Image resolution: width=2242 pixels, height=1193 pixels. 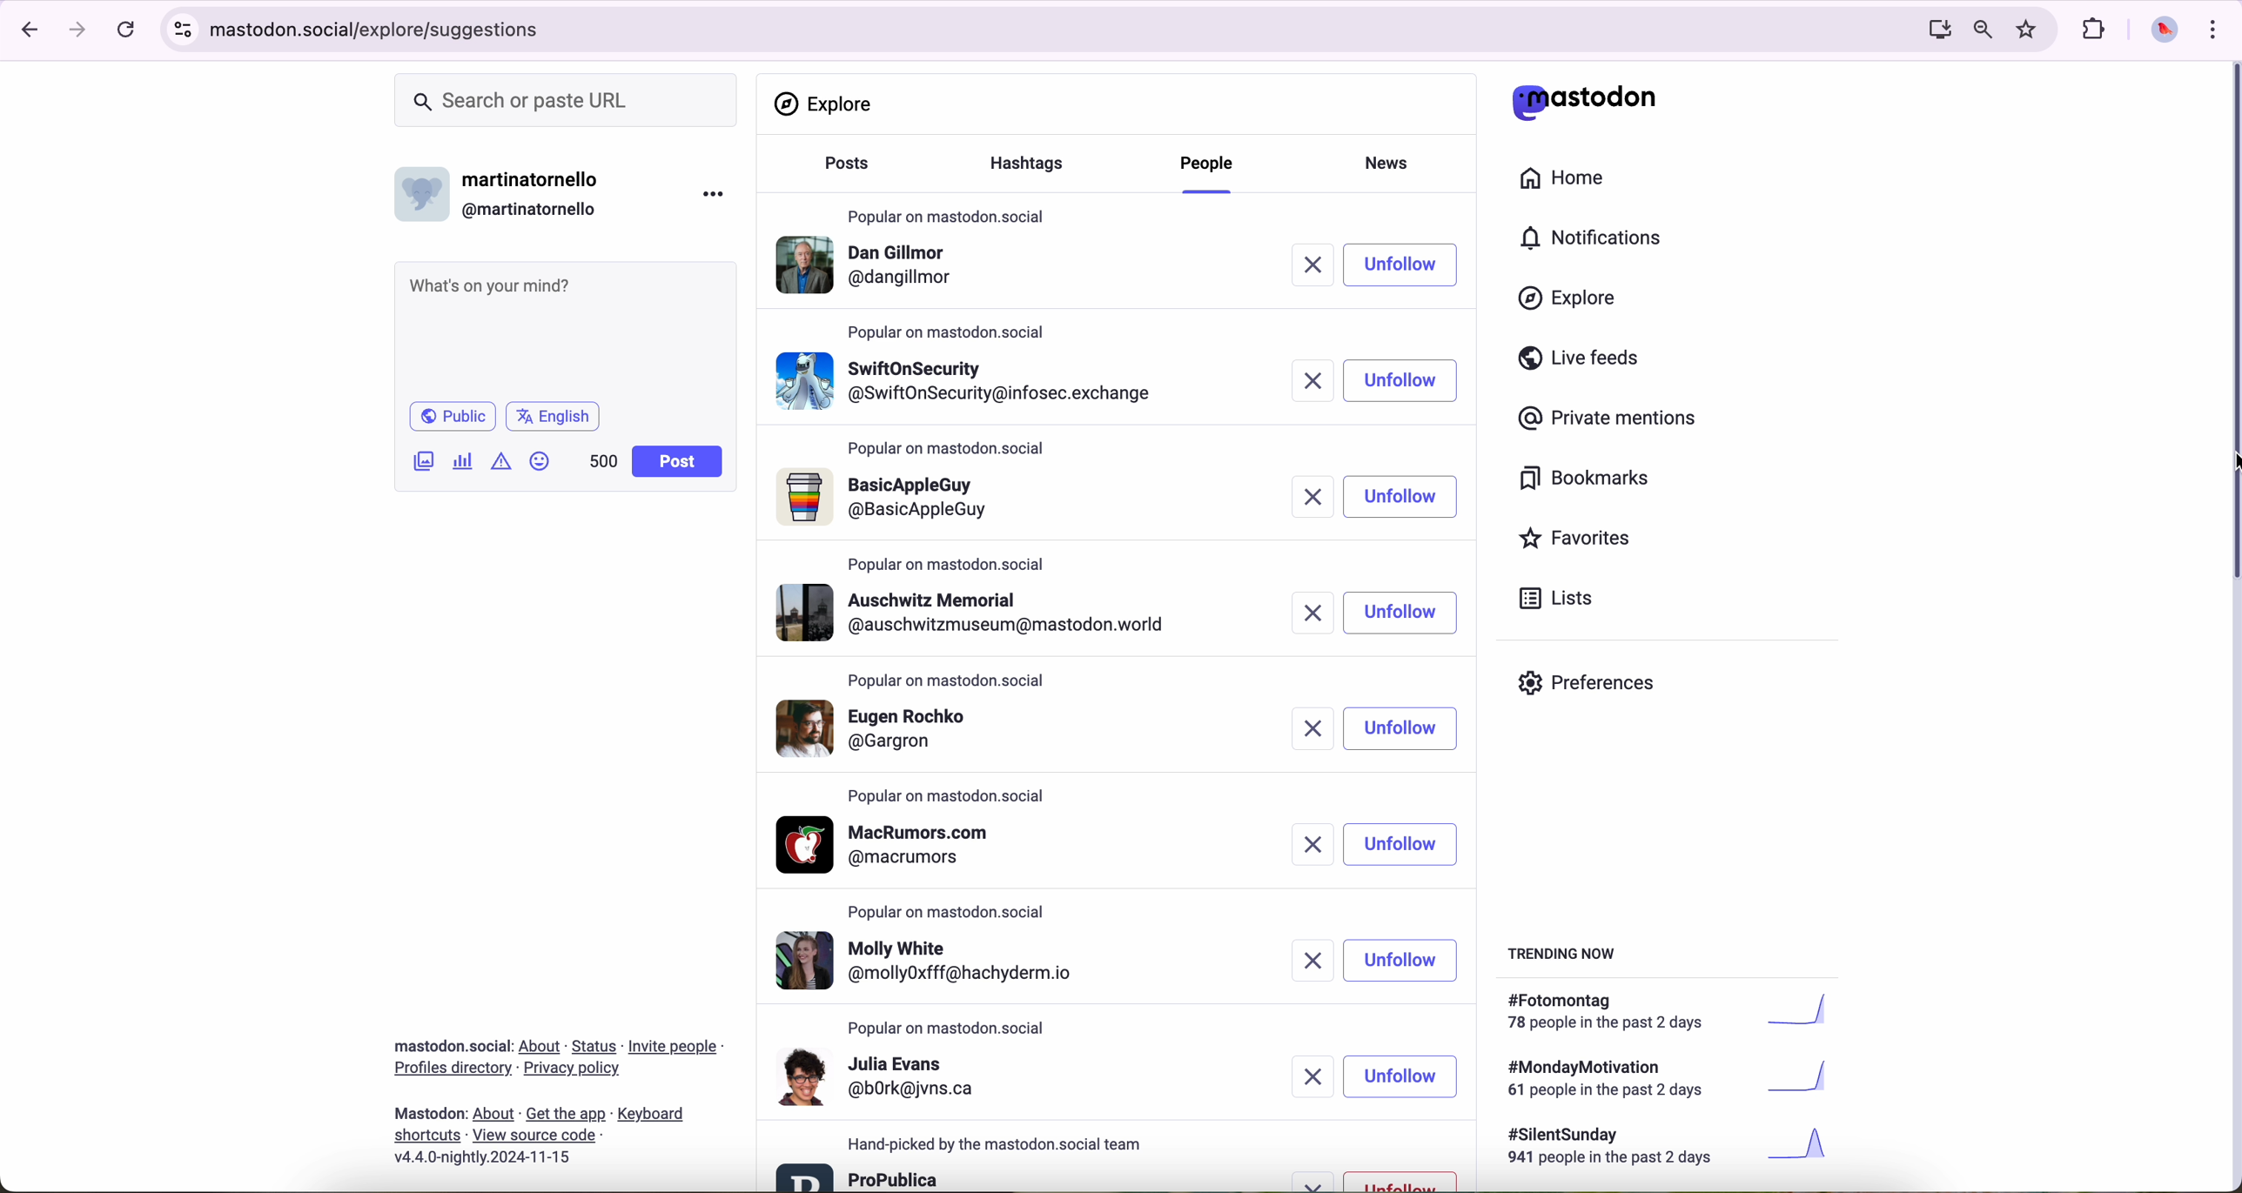 What do you see at coordinates (1582, 540) in the screenshot?
I see `favorites` at bounding box center [1582, 540].